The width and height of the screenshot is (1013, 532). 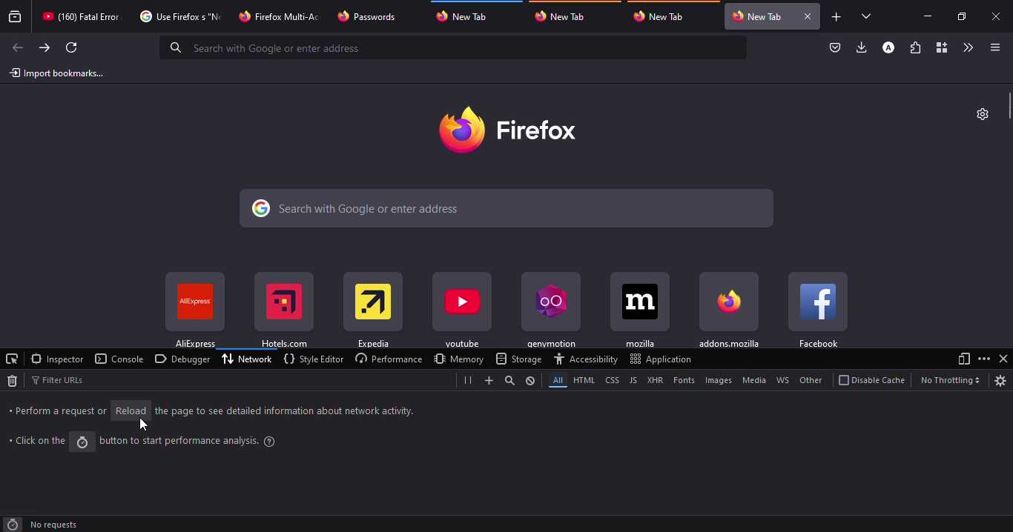 I want to click on shortcuts, so click(x=463, y=311).